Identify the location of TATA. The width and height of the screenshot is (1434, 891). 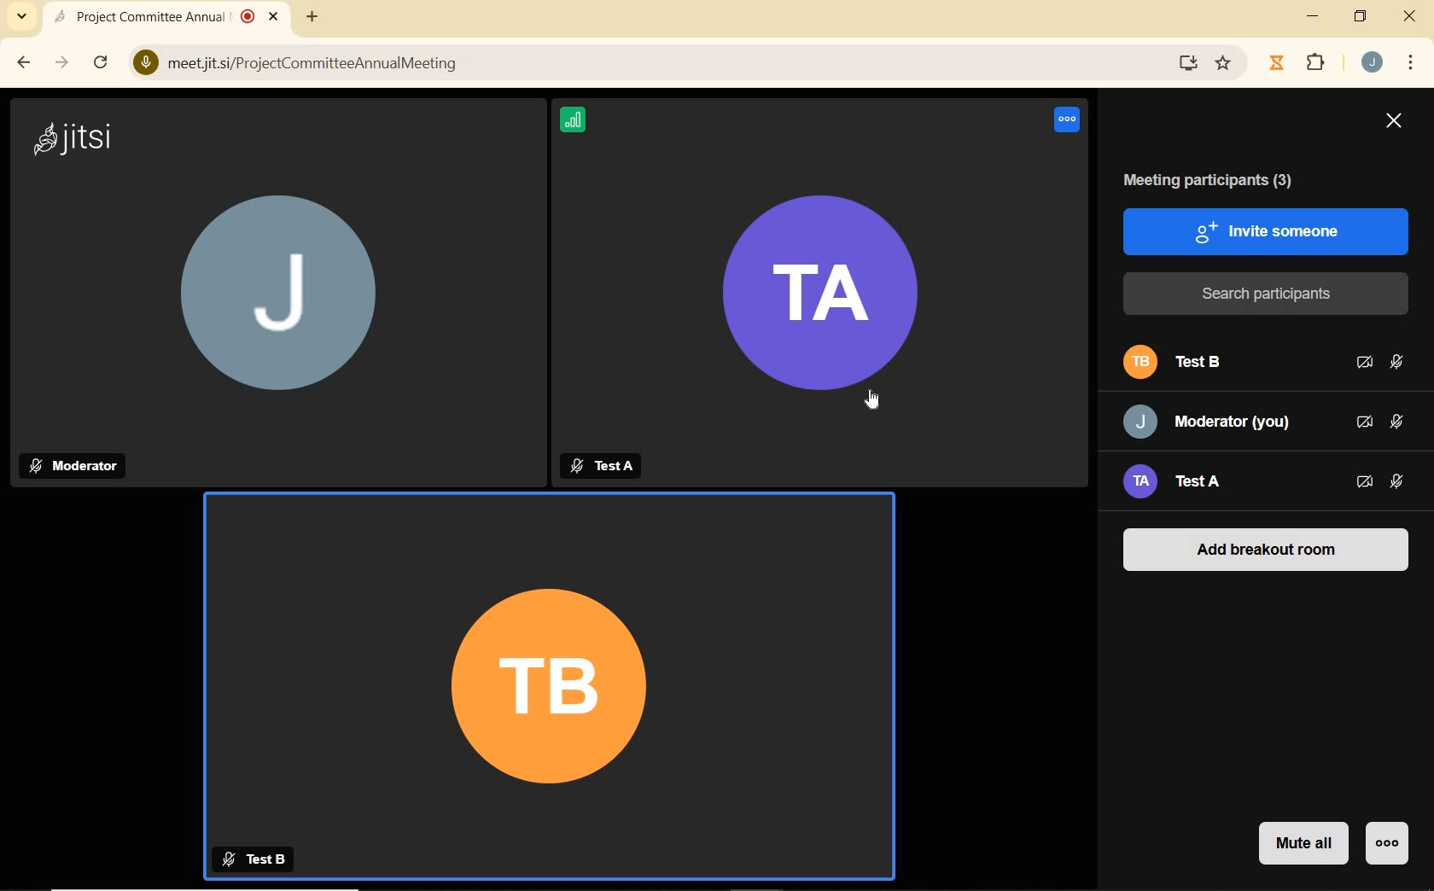
(818, 262).